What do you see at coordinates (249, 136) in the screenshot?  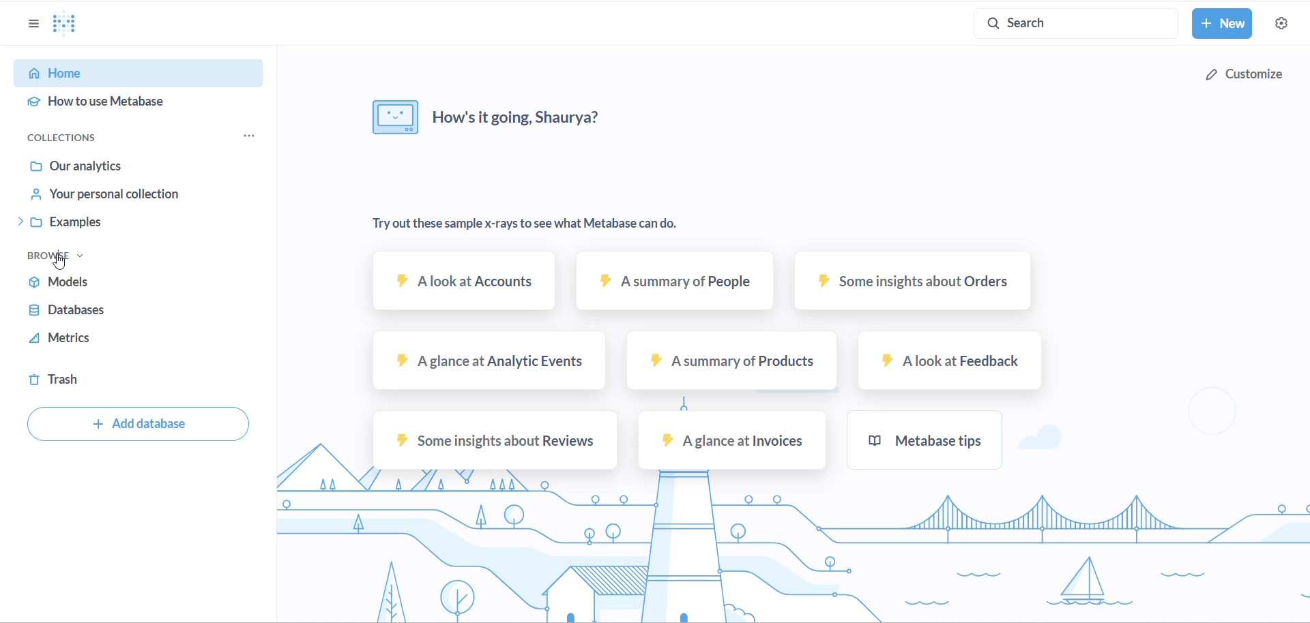 I see `collections menu` at bounding box center [249, 136].